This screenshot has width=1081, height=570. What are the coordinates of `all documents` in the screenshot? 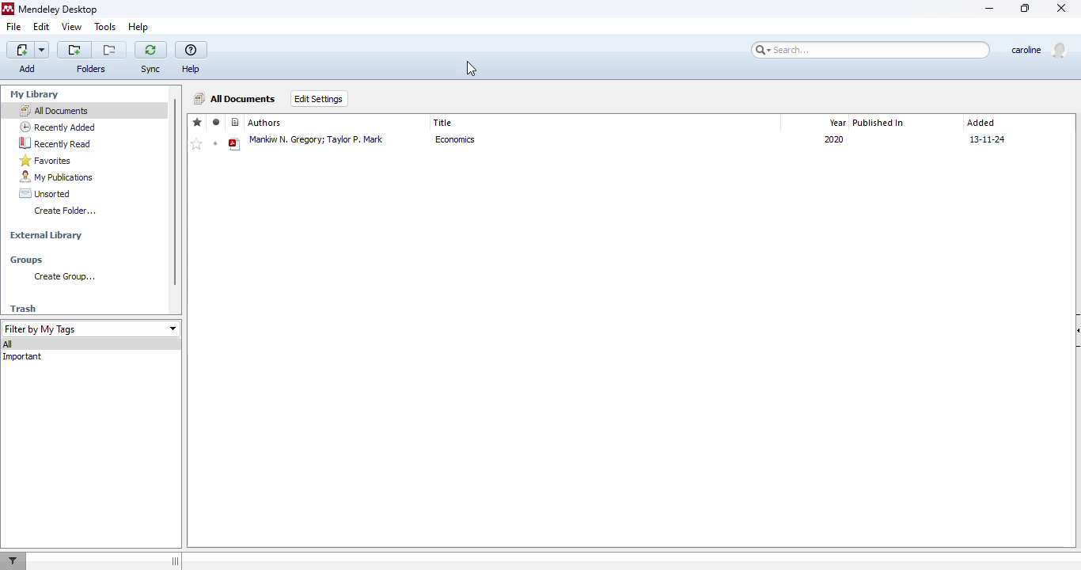 It's located at (236, 98).